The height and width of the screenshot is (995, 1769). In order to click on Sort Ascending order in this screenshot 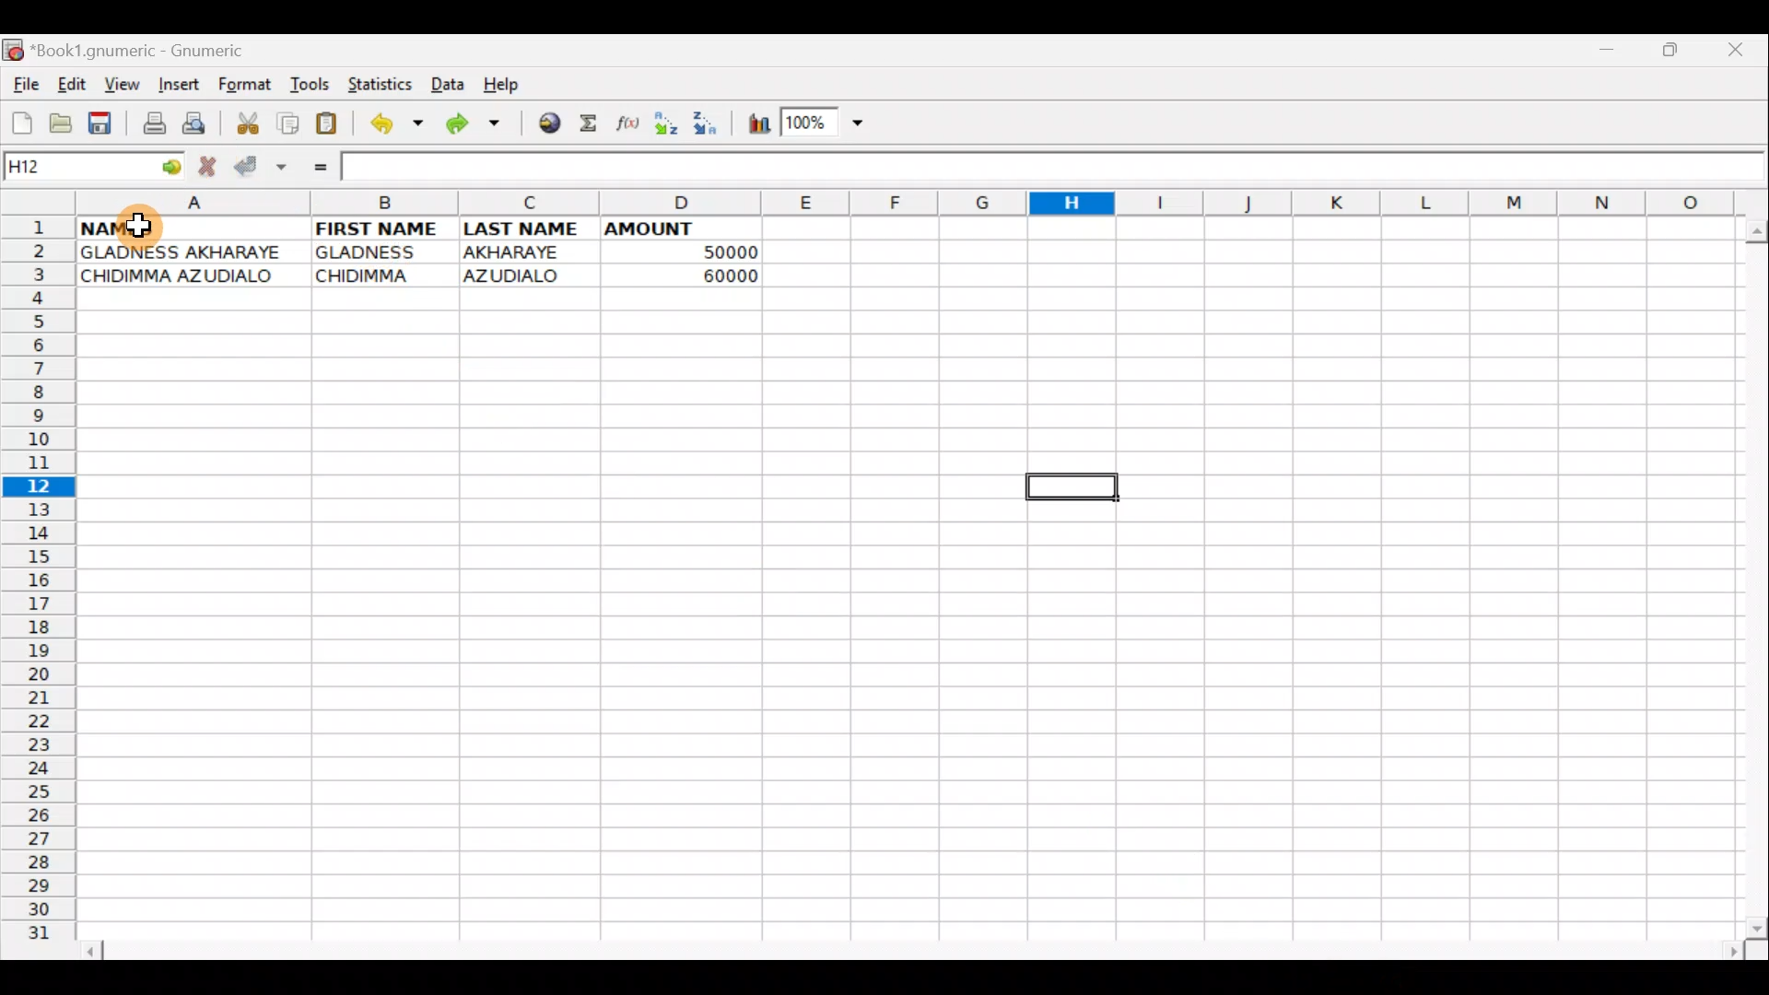, I will do `click(664, 123)`.